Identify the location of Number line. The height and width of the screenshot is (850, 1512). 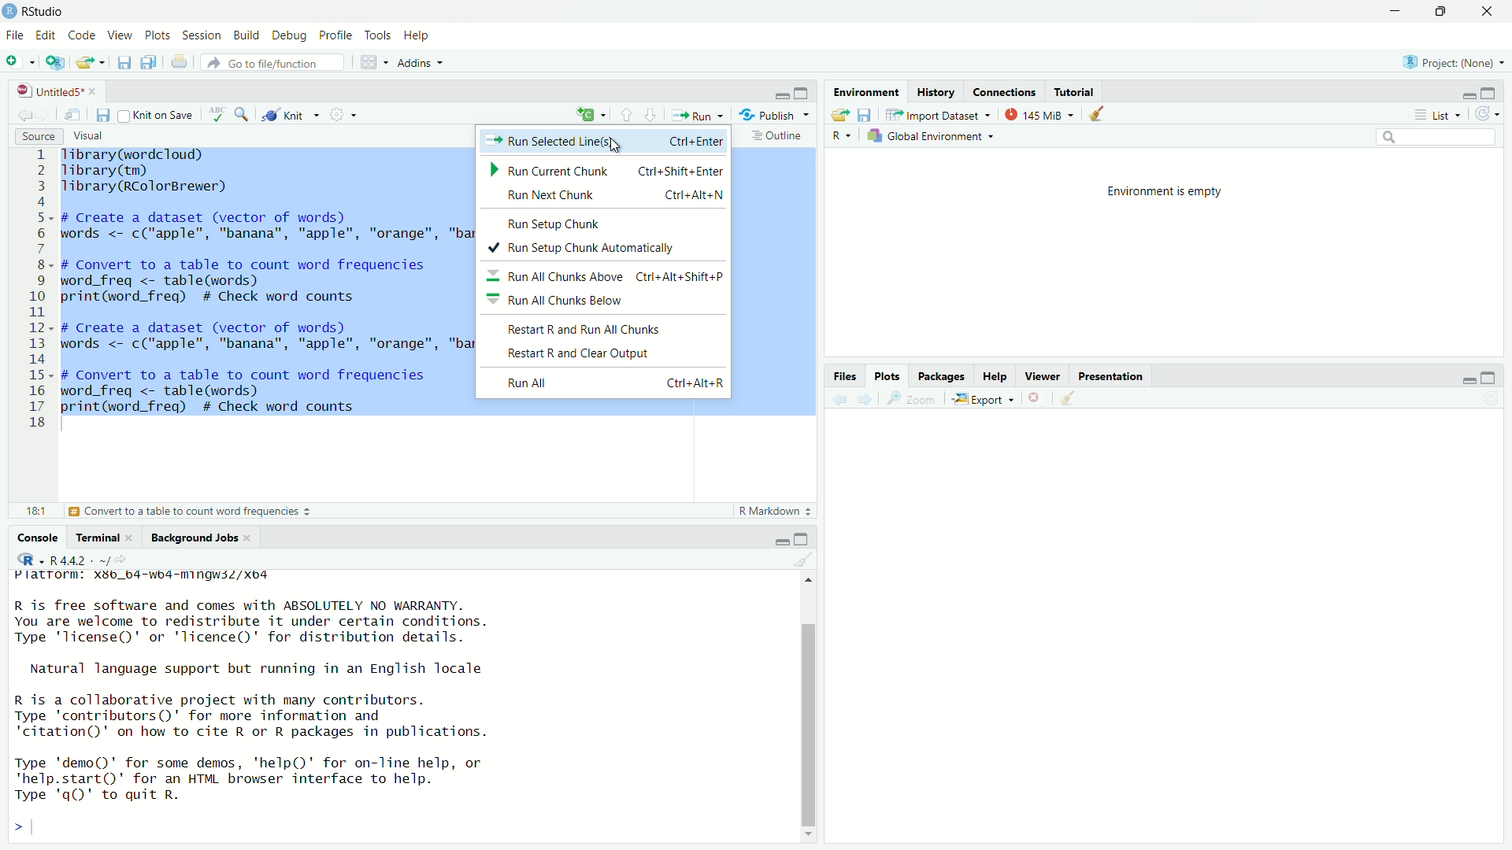
(38, 290).